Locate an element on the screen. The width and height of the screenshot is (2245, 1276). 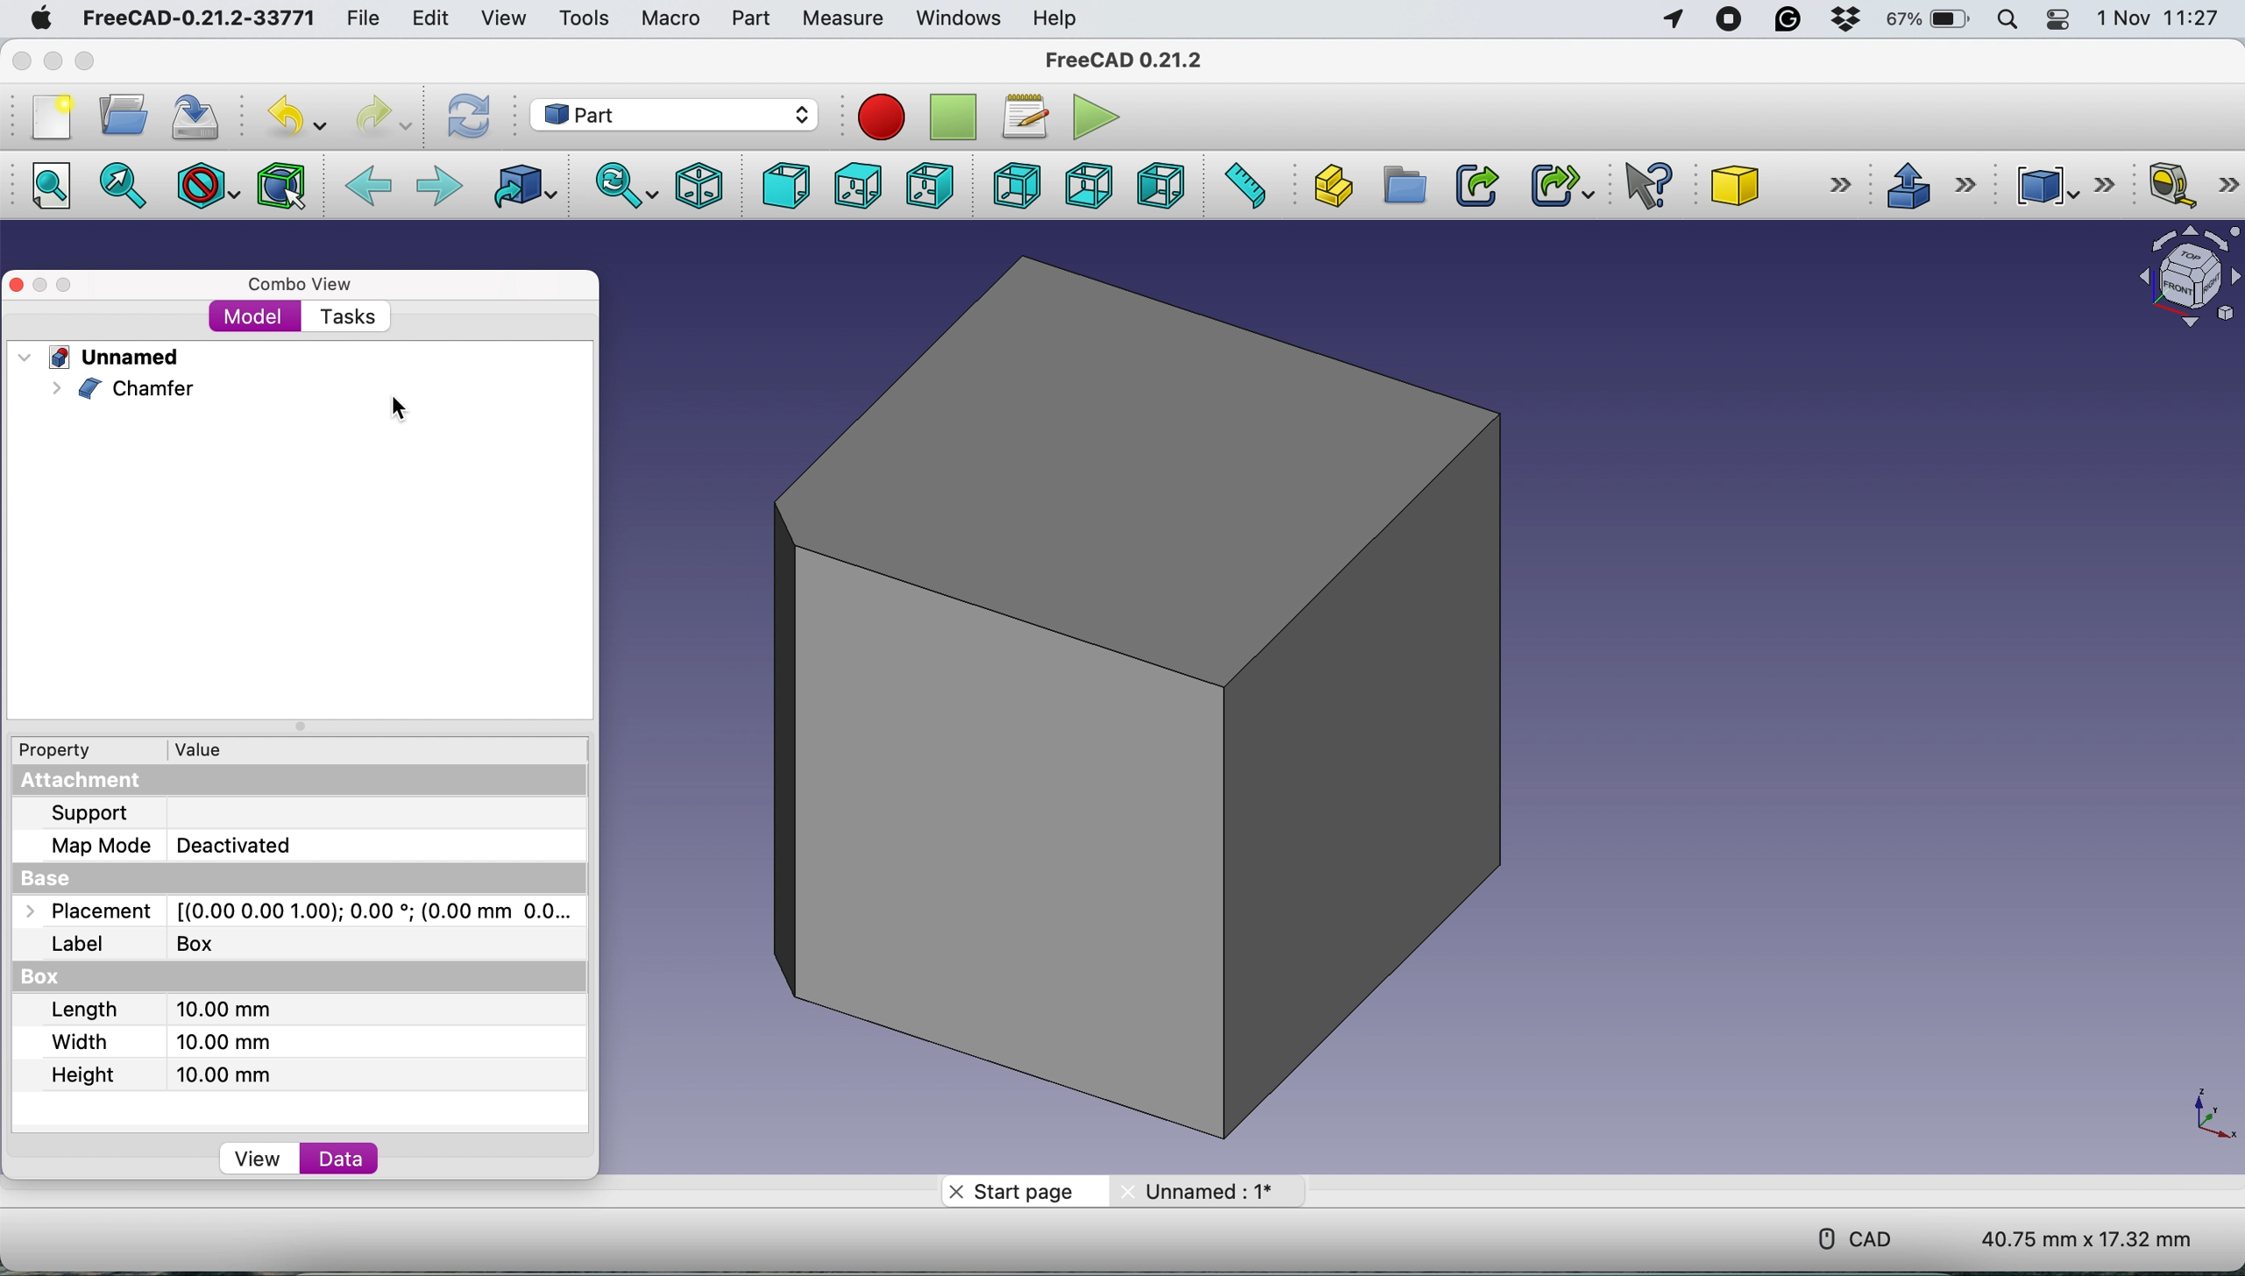
help is located at coordinates (1059, 18).